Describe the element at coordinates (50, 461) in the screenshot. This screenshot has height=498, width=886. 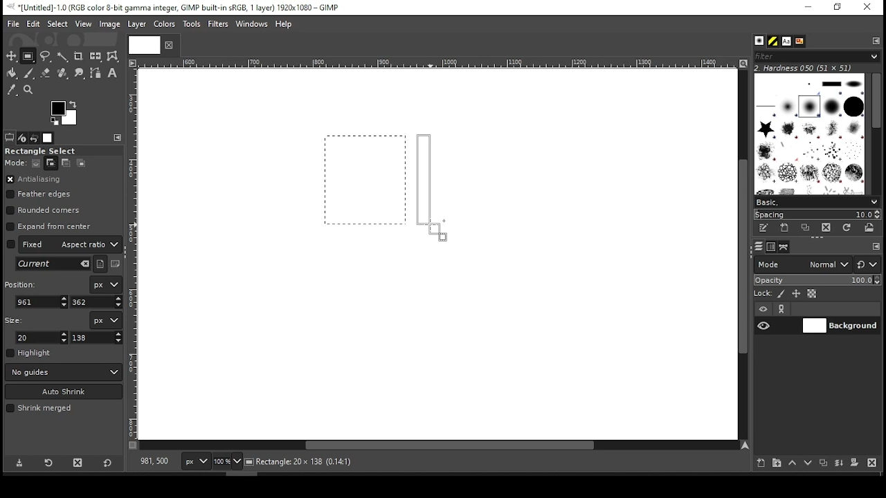
I see `restore tool preset` at that location.